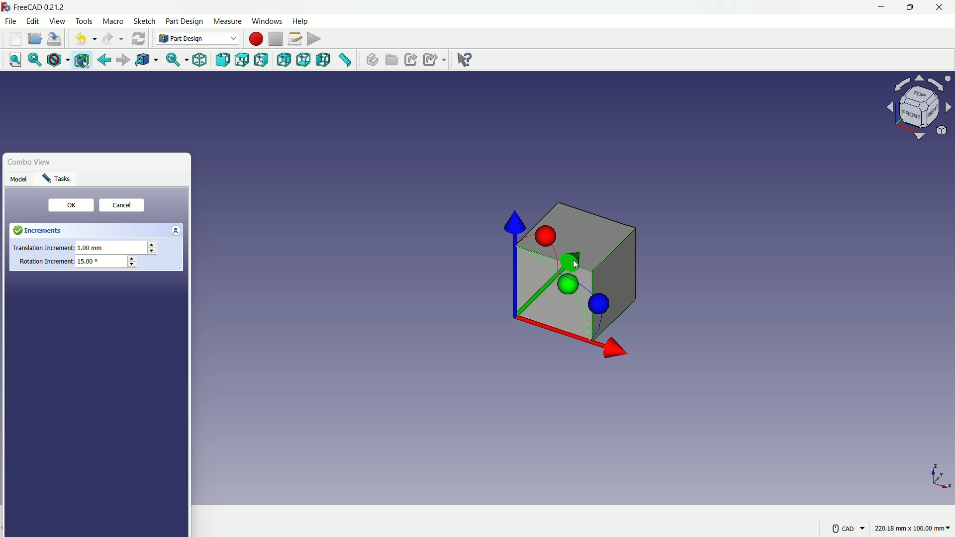  What do you see at coordinates (578, 277) in the screenshot?
I see `cube with axis` at bounding box center [578, 277].